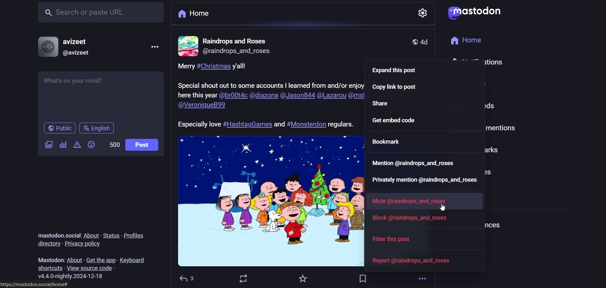  What do you see at coordinates (111, 234) in the screenshot?
I see `status` at bounding box center [111, 234].